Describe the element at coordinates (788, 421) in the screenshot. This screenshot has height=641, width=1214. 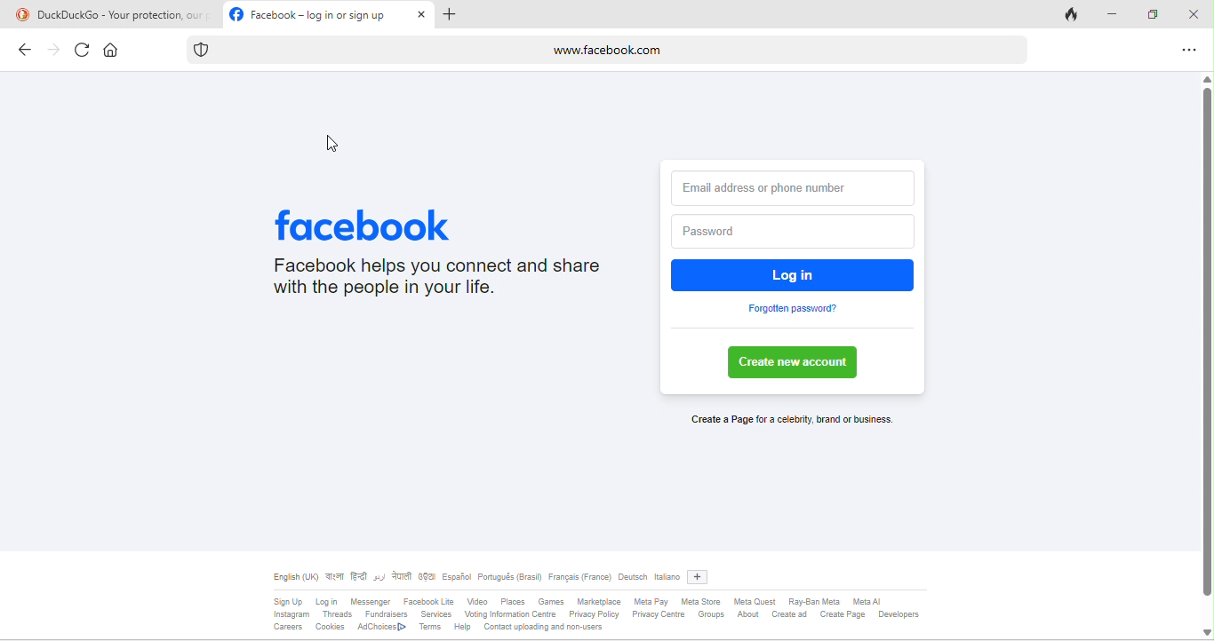
I see `create a page for a celebrity brand or business` at that location.